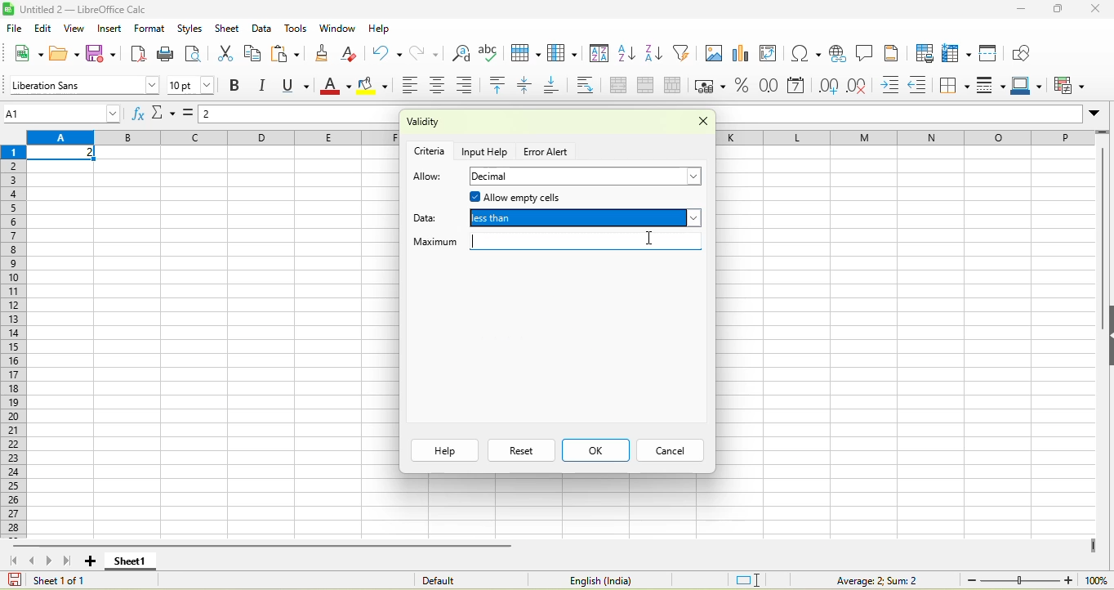 The image size is (1114, 590). I want to click on scroll top last sheet, so click(70, 561).